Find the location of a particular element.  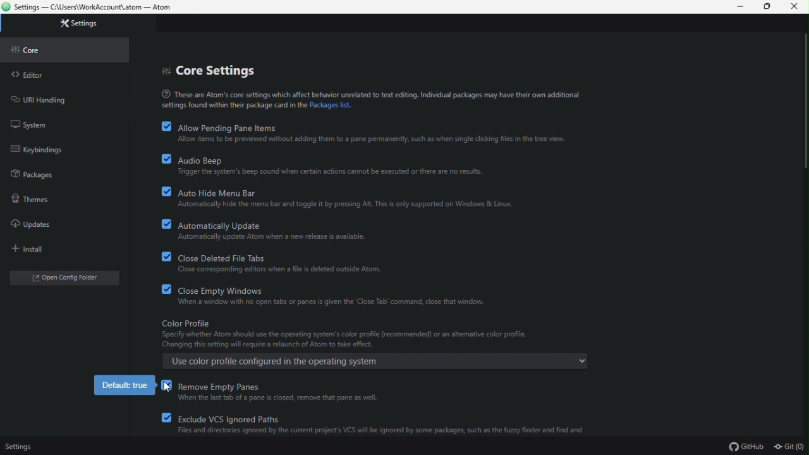

file name and file path is located at coordinates (98, 8).